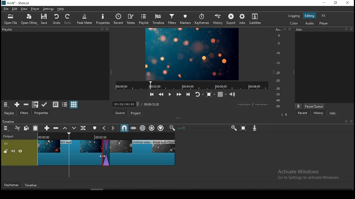  What do you see at coordinates (118, 19) in the screenshot?
I see `recent` at bounding box center [118, 19].